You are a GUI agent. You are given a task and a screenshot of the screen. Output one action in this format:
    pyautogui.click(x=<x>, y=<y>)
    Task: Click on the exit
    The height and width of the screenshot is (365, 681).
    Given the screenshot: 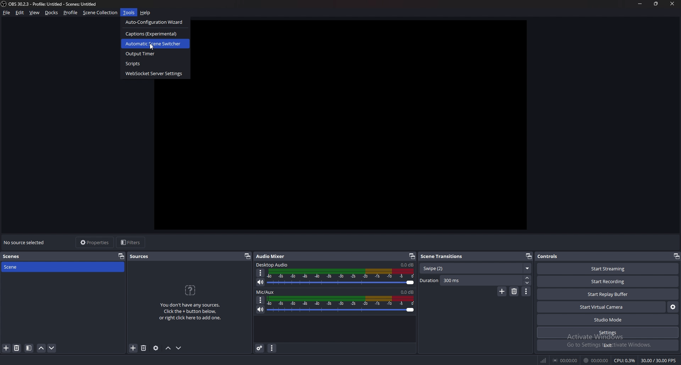 What is the action you would take?
    pyautogui.click(x=608, y=345)
    